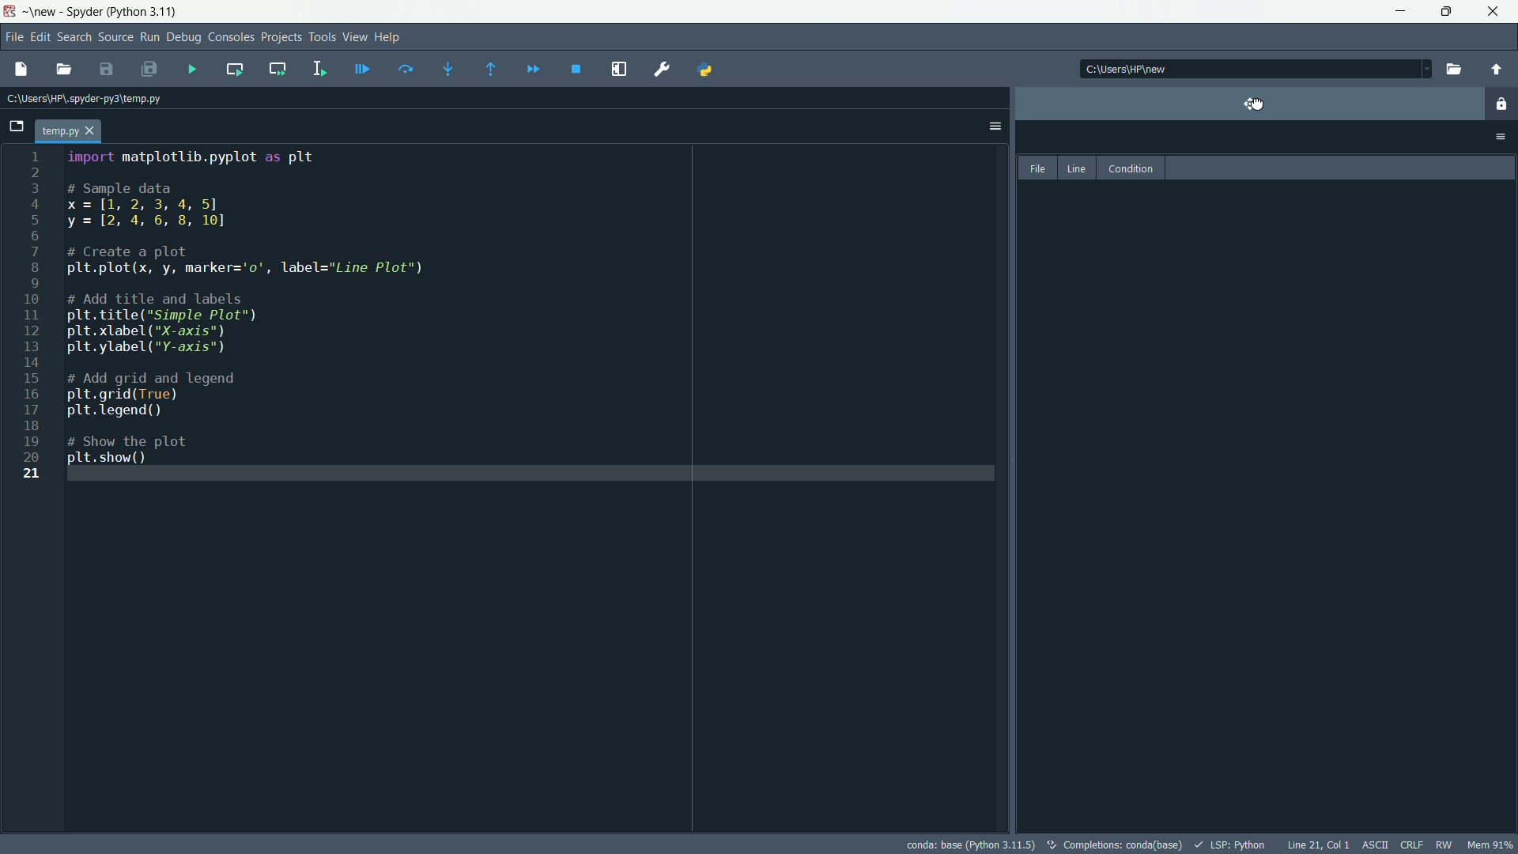 The height and width of the screenshot is (854, 1518). I want to click on cursor, so click(1261, 105).